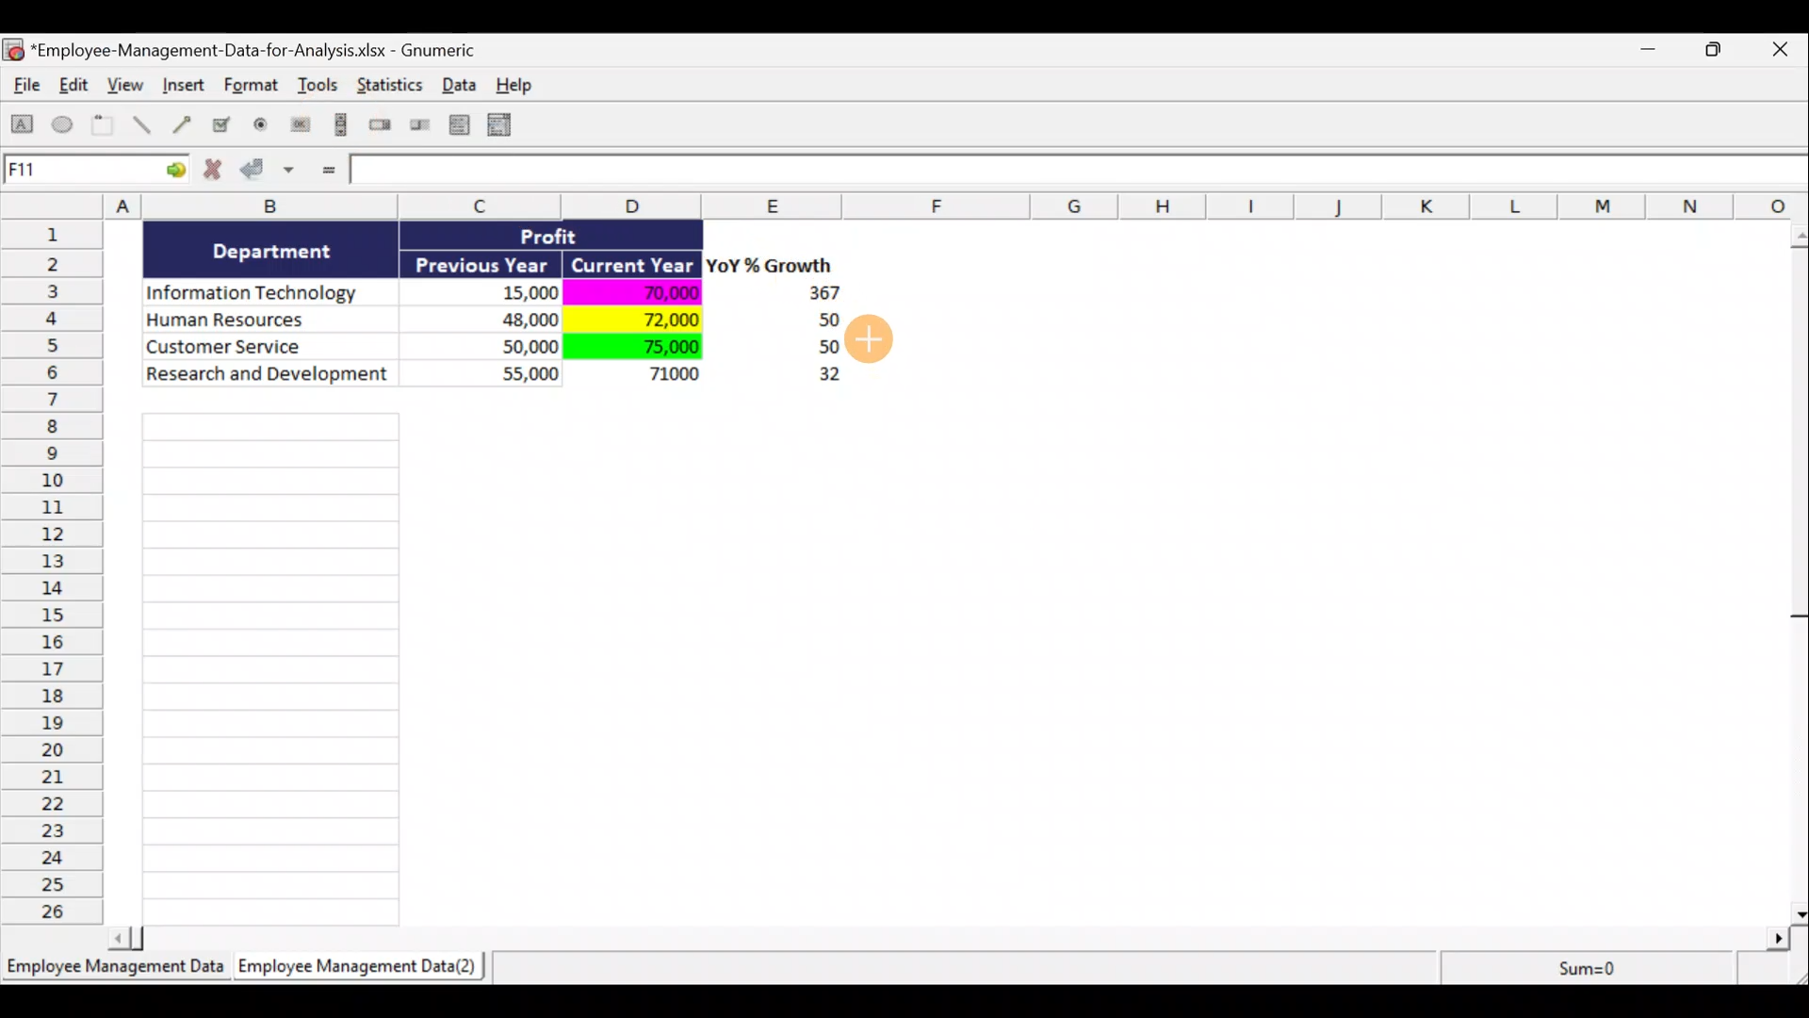 The height and width of the screenshot is (1018, 1809). Describe the element at coordinates (1584, 968) in the screenshot. I see `Sum=0` at that location.